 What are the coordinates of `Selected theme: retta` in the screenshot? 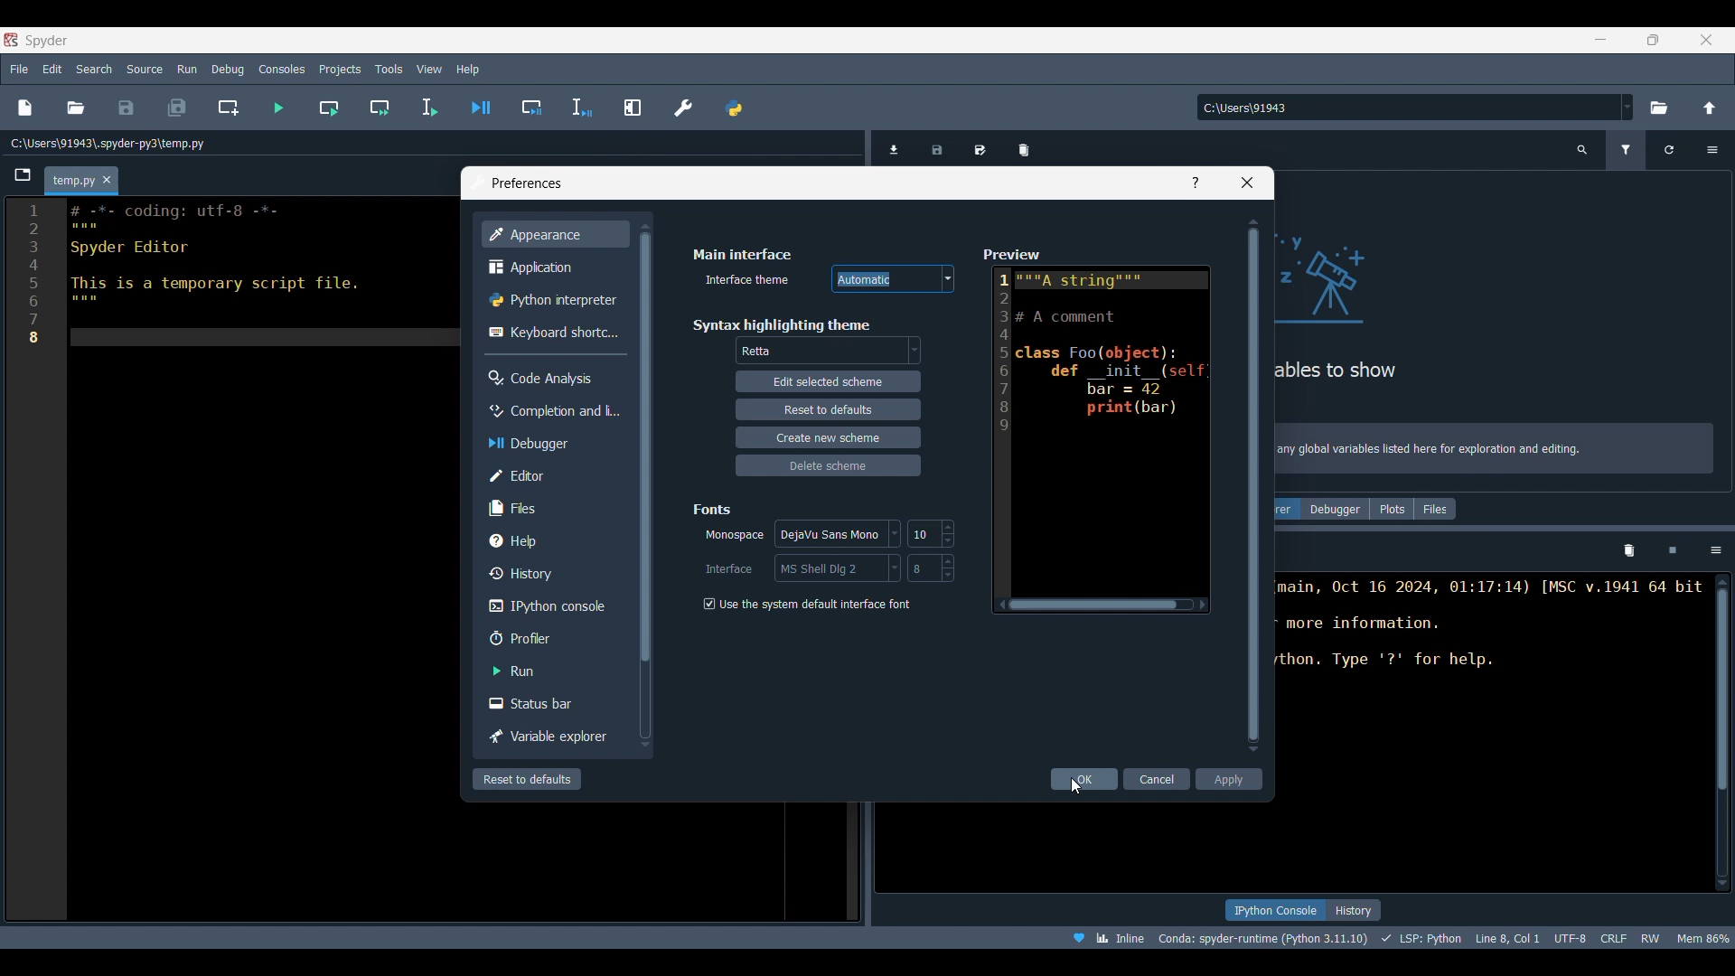 It's located at (759, 352).